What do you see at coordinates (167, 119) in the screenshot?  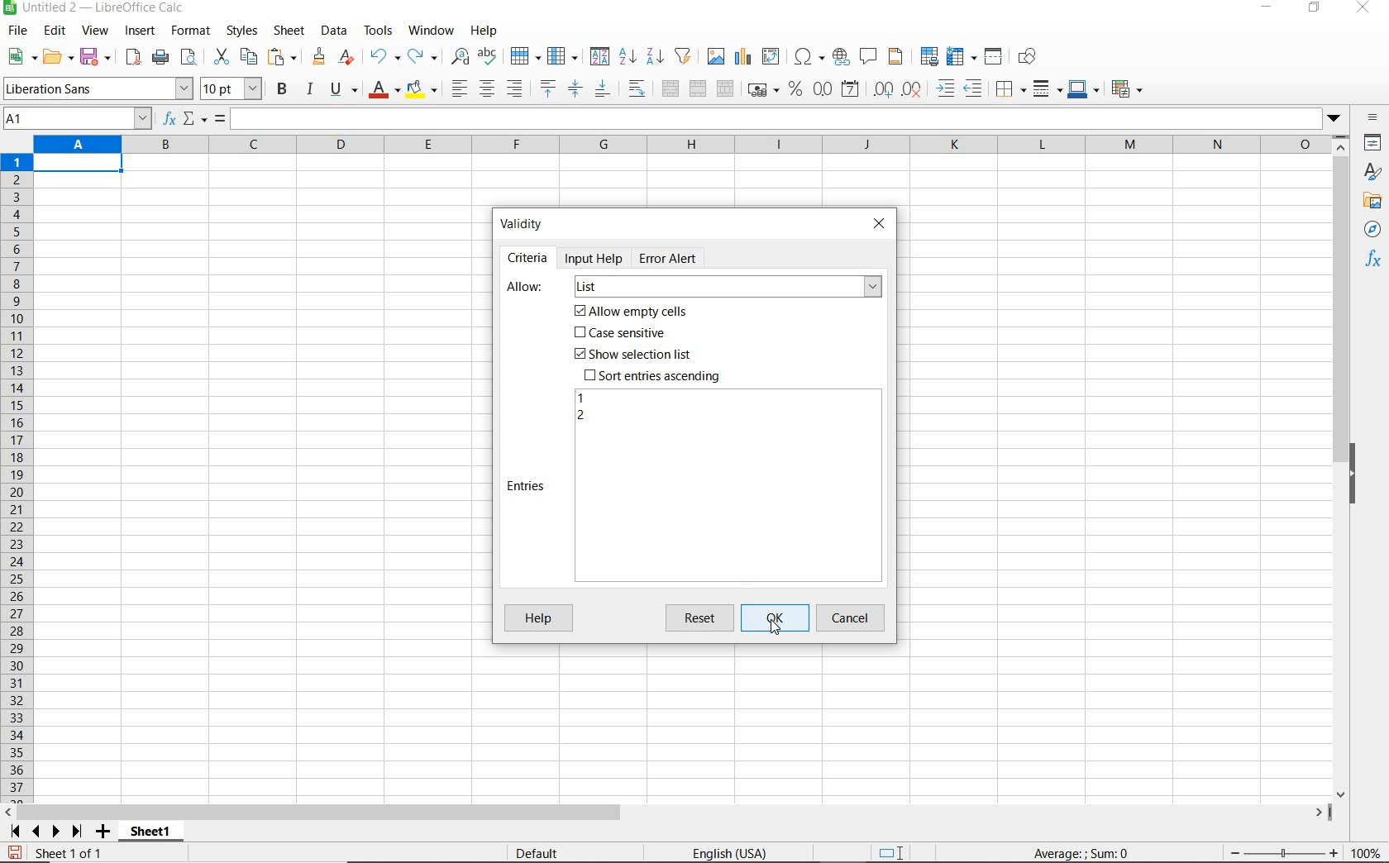 I see `function wizard` at bounding box center [167, 119].